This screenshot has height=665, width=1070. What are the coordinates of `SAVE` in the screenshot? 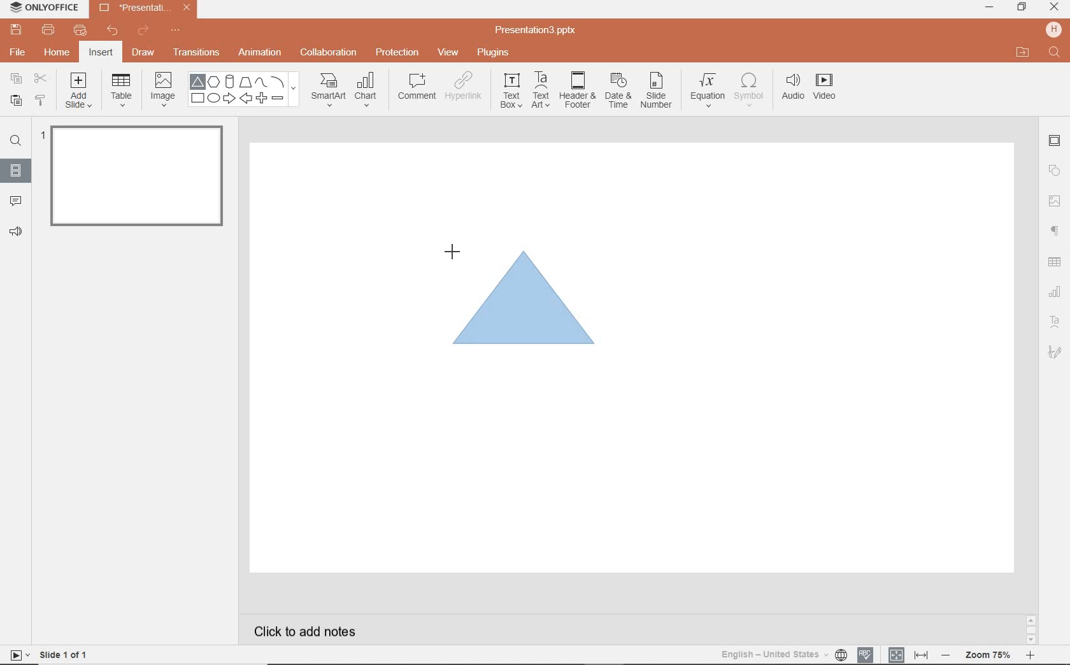 It's located at (18, 29).